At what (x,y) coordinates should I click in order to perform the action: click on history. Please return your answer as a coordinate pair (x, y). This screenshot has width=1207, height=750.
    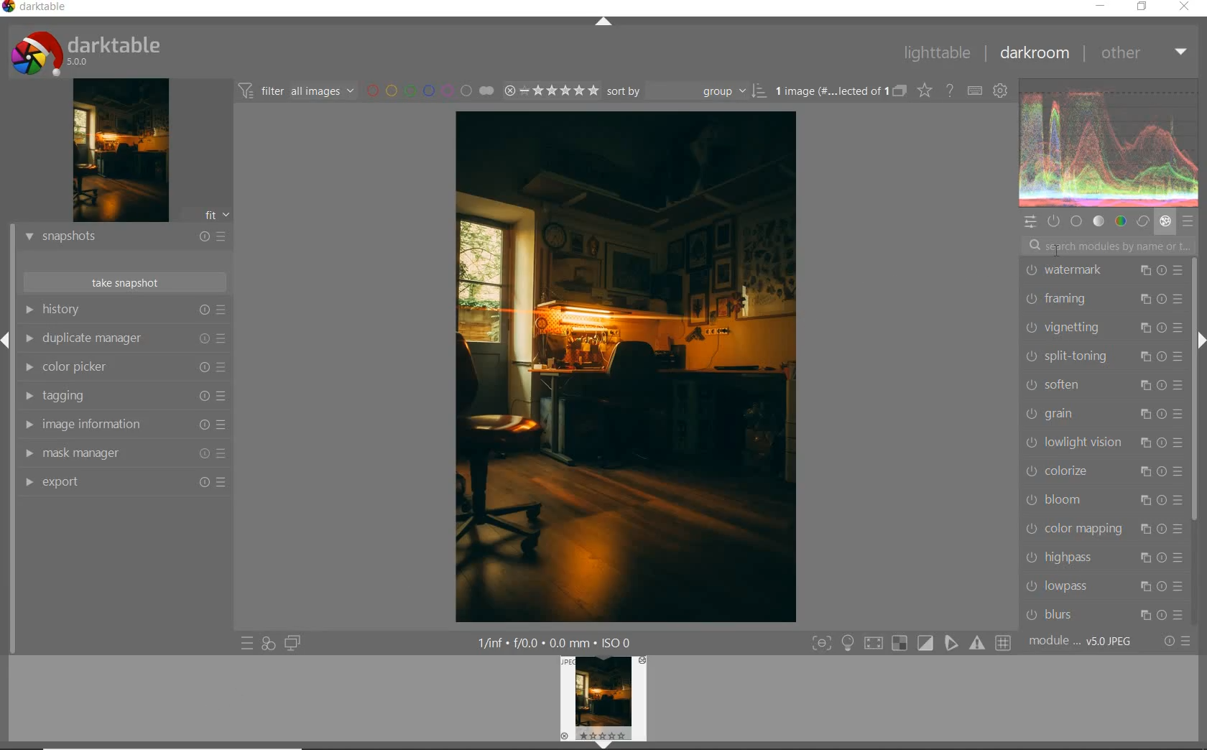
    Looking at the image, I should click on (126, 310).